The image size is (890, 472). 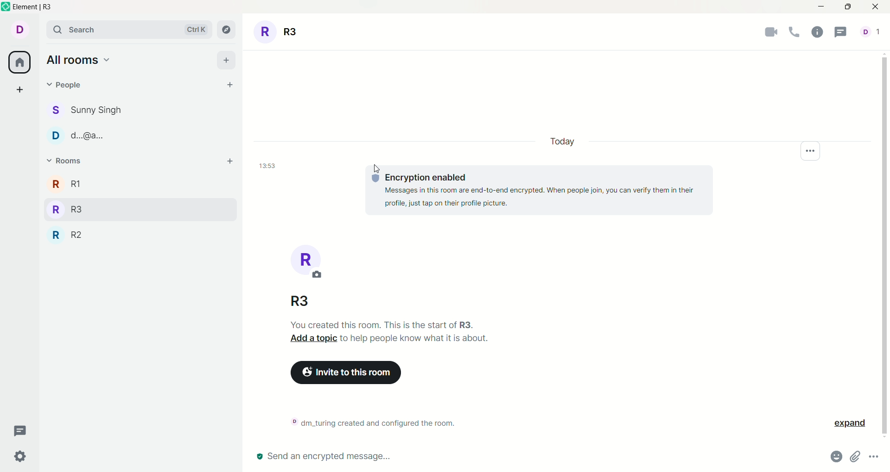 I want to click on account, so click(x=874, y=36).